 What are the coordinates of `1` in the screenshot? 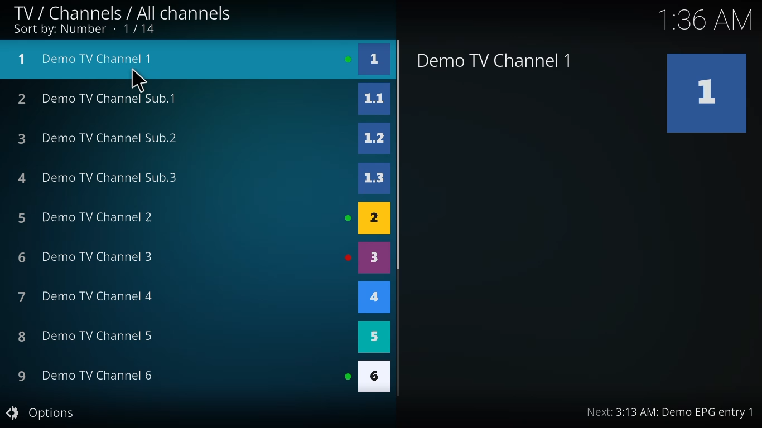 It's located at (375, 60).